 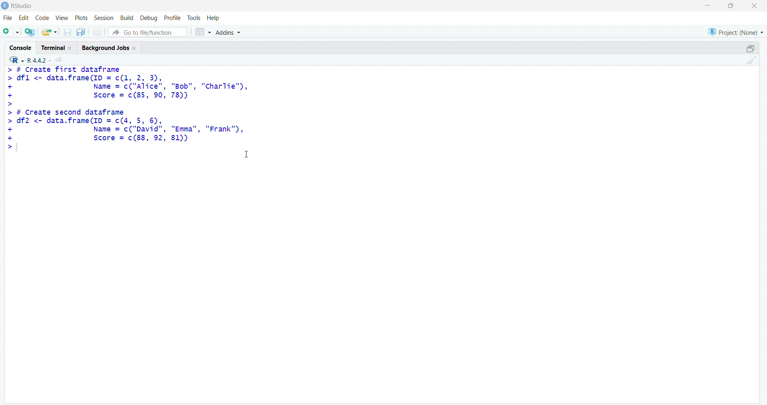 What do you see at coordinates (127, 18) in the screenshot?
I see `Build` at bounding box center [127, 18].